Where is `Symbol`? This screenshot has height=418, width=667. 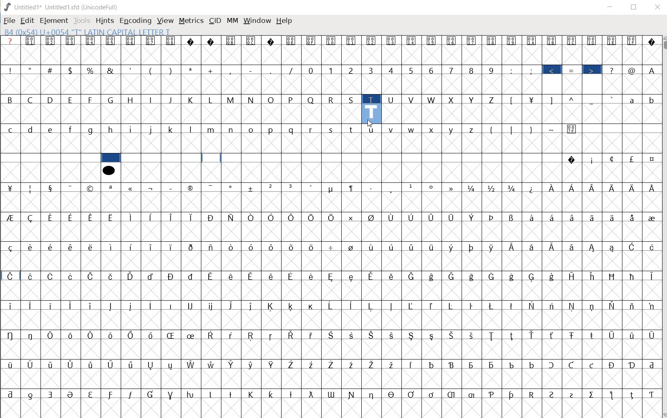 Symbol is located at coordinates (572, 335).